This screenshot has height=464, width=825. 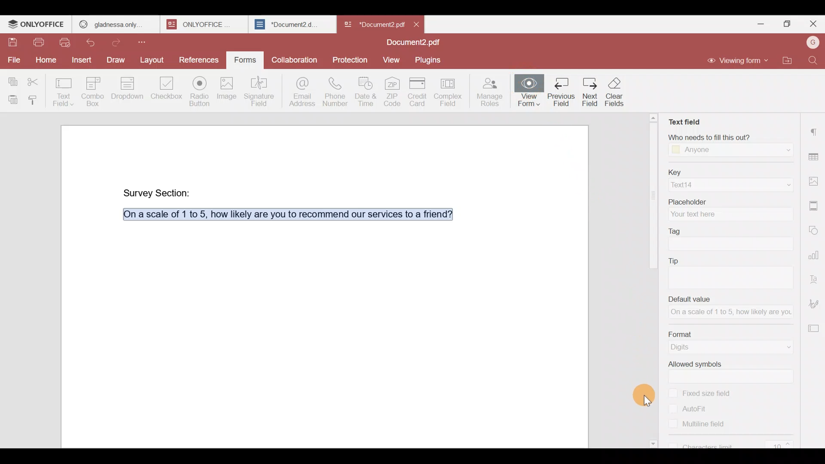 What do you see at coordinates (34, 98) in the screenshot?
I see `Copy style` at bounding box center [34, 98].